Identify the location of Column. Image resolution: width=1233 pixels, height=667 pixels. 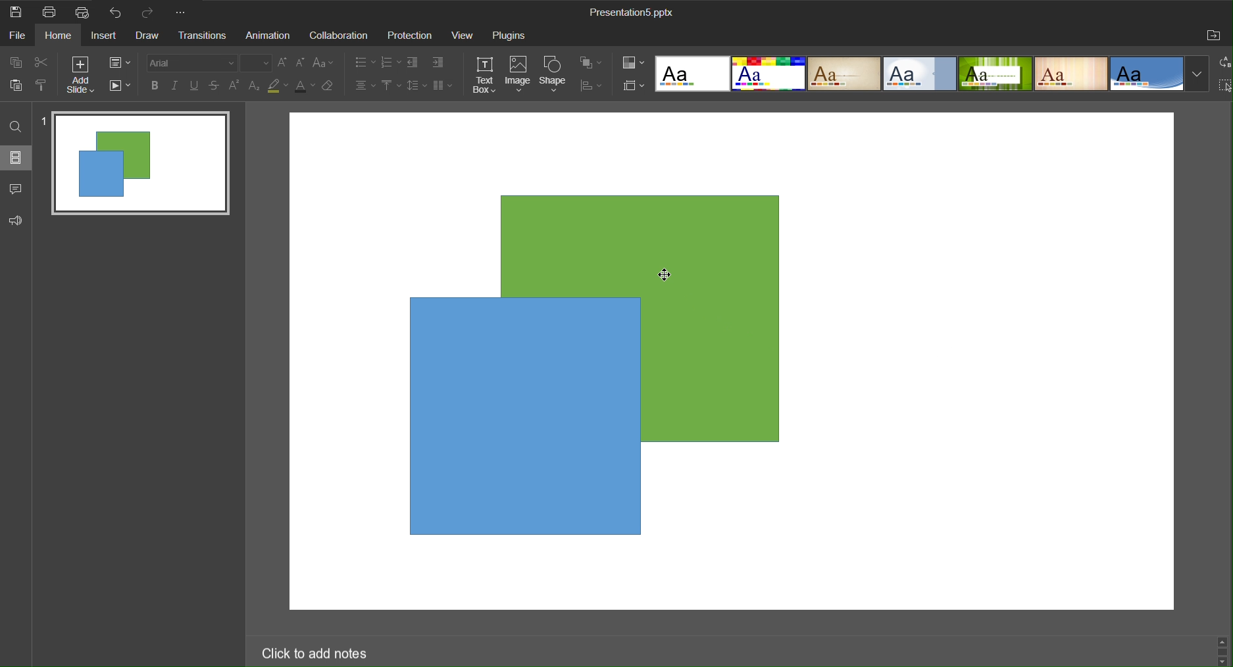
(445, 87).